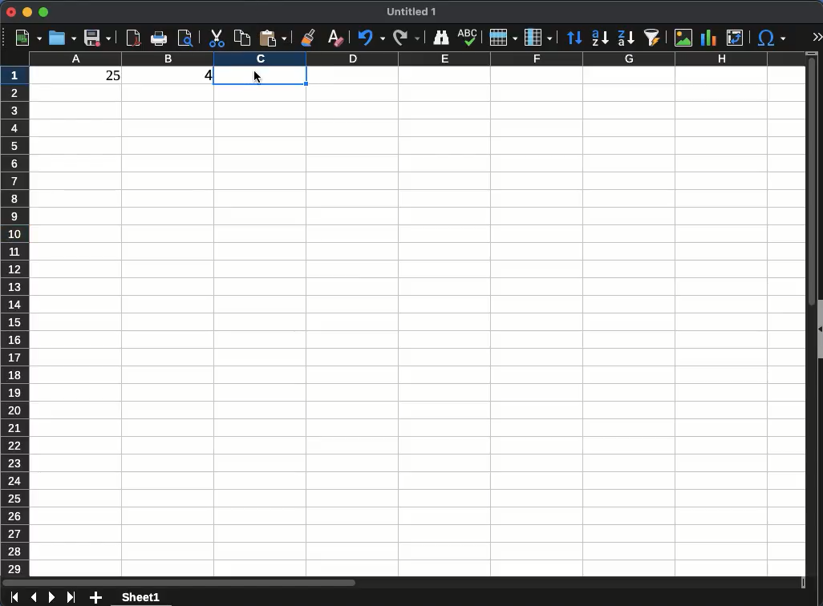 The height and width of the screenshot is (606, 823). I want to click on expand, so click(817, 36).